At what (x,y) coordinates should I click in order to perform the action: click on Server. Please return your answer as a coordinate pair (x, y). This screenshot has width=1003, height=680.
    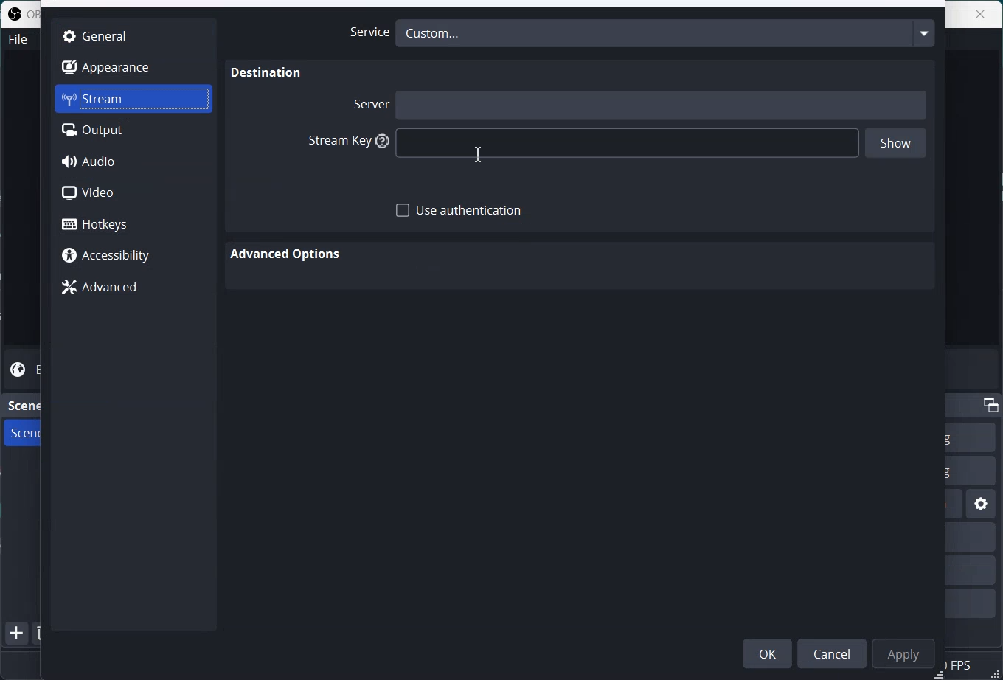
    Looking at the image, I should click on (369, 103).